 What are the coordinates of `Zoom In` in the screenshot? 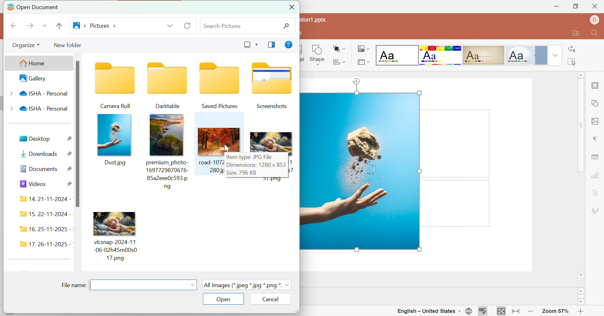 It's located at (581, 311).